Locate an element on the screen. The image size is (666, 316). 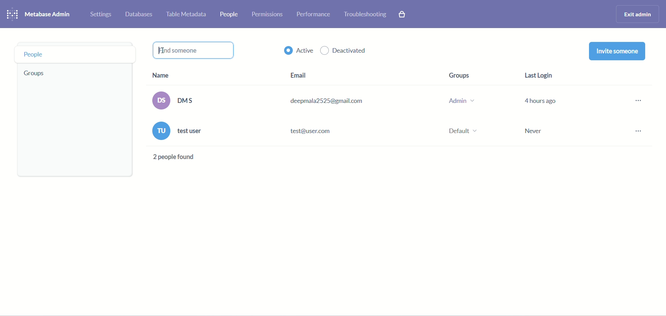
last login is located at coordinates (538, 111).